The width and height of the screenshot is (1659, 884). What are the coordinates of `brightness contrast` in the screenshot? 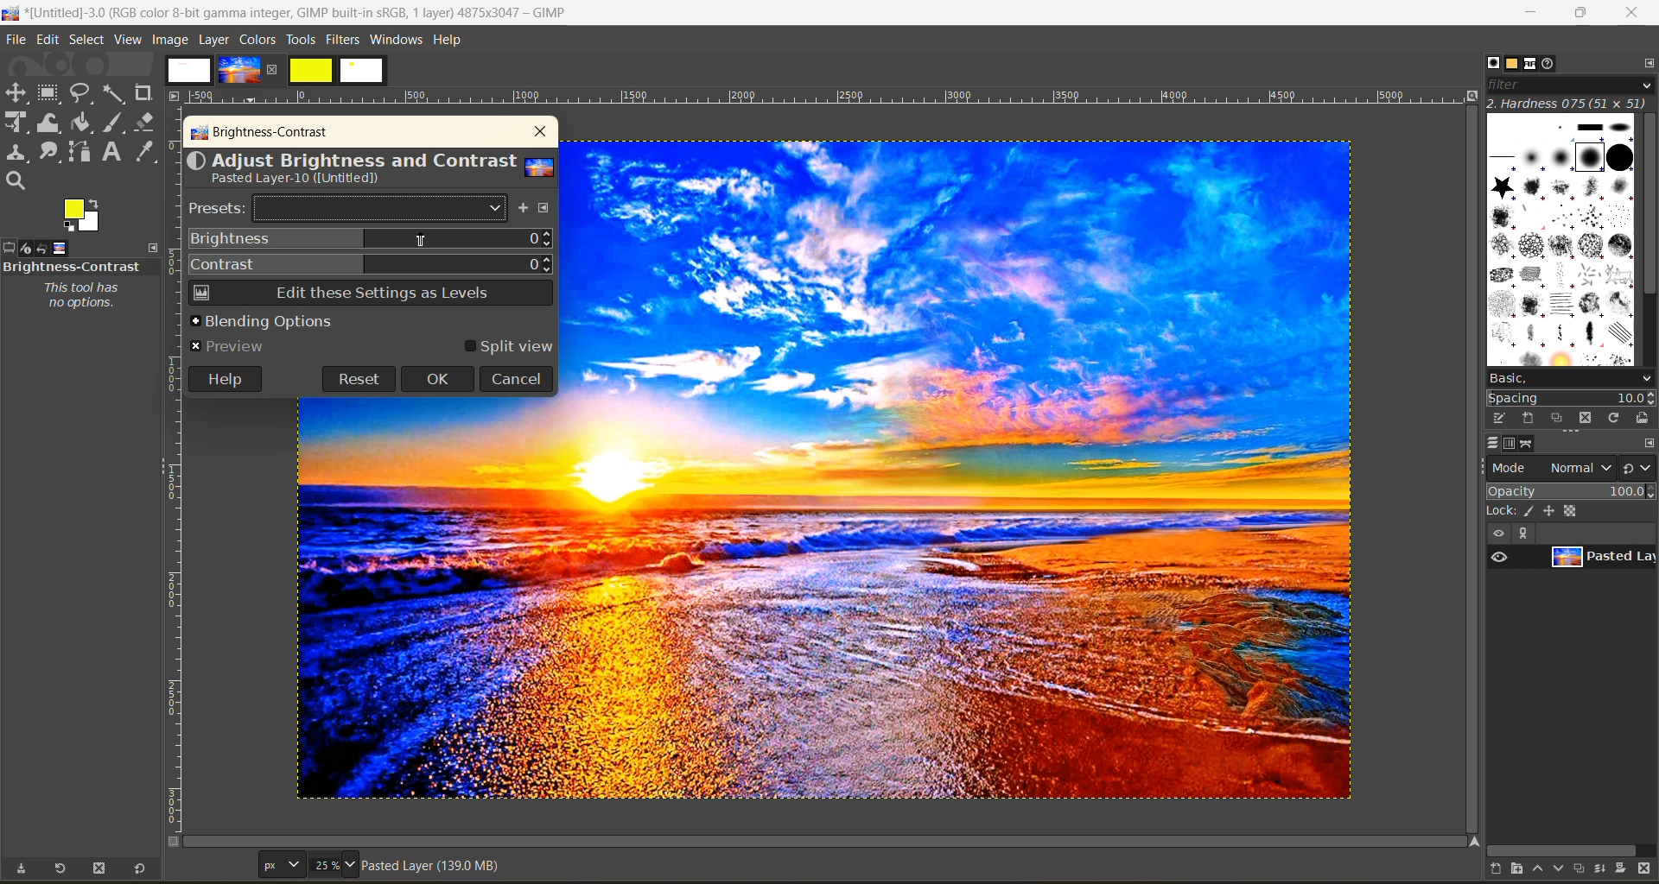 It's located at (261, 134).